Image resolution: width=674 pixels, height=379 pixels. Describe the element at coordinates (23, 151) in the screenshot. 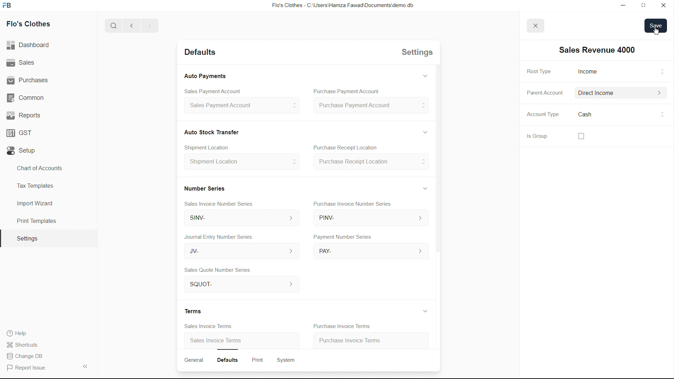

I see `Setup` at that location.